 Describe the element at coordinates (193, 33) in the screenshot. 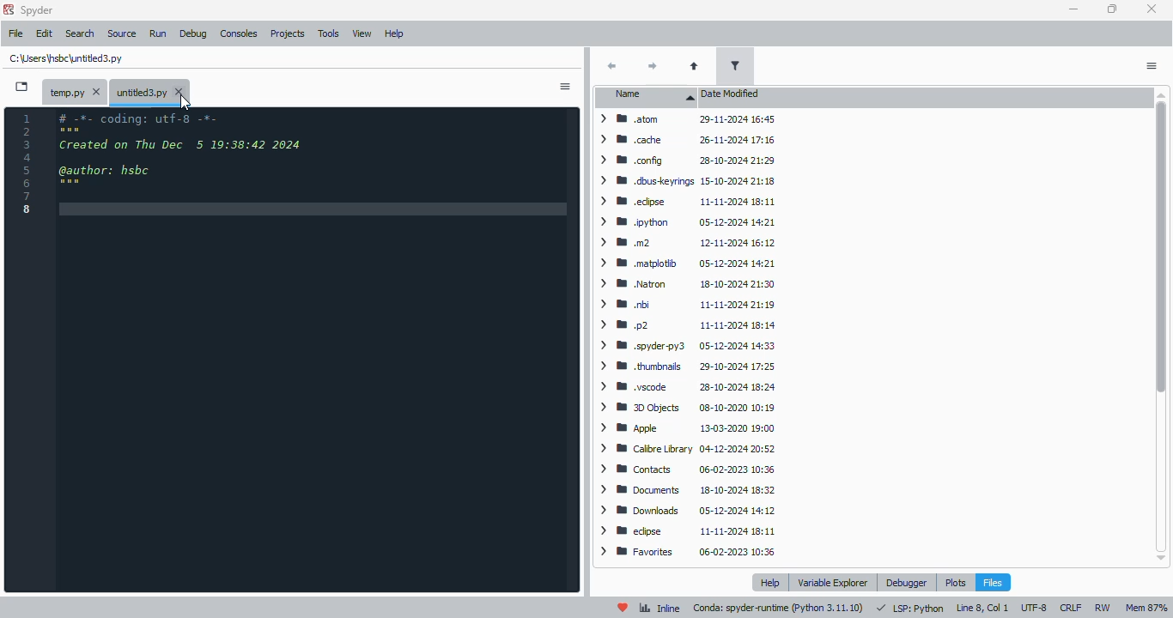

I see `debug` at that location.